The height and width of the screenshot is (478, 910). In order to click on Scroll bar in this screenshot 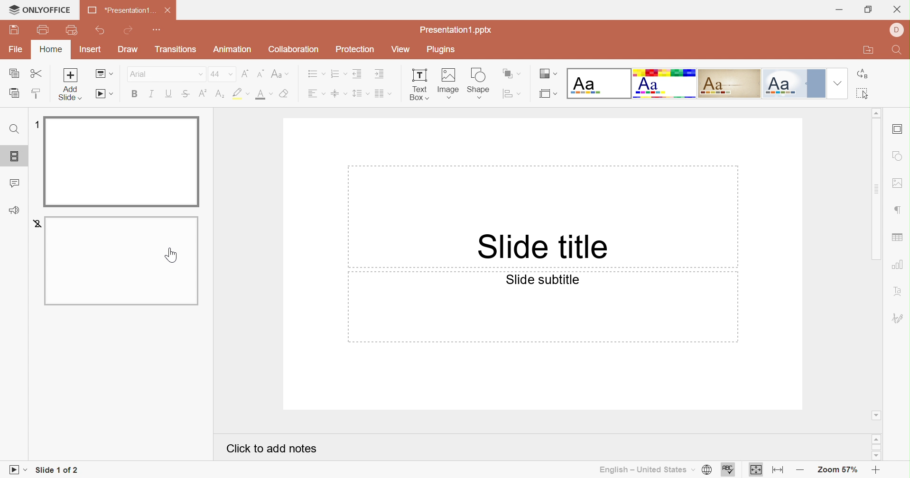, I will do `click(875, 189)`.